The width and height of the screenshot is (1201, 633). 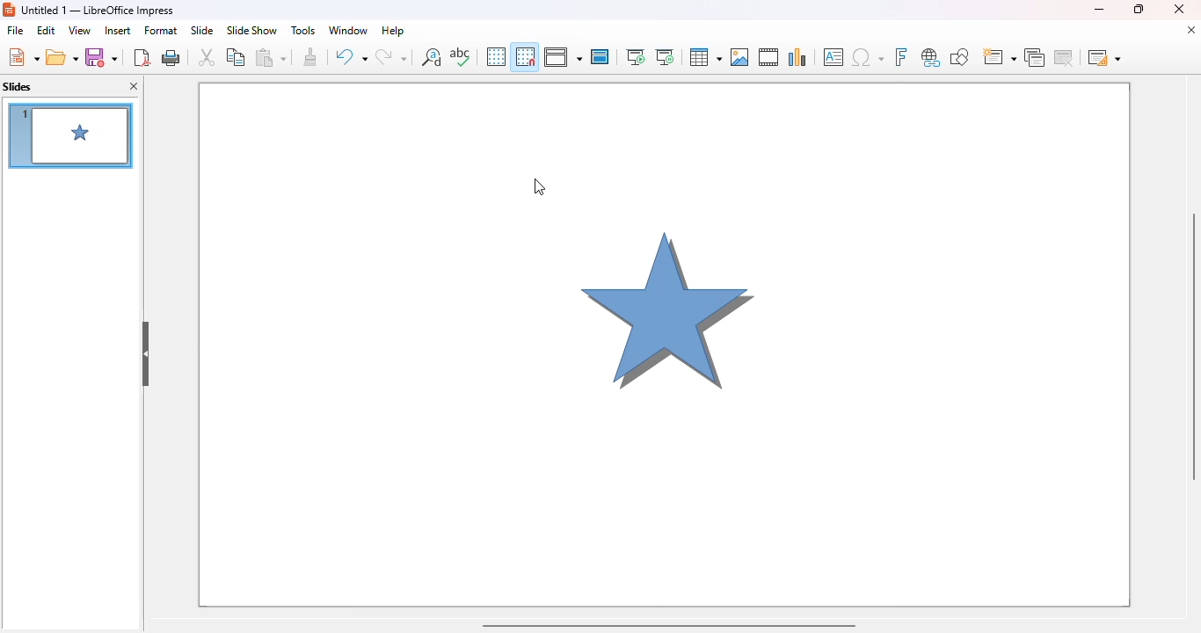 I want to click on slide preview changed to landscape in slides pane, so click(x=69, y=135).